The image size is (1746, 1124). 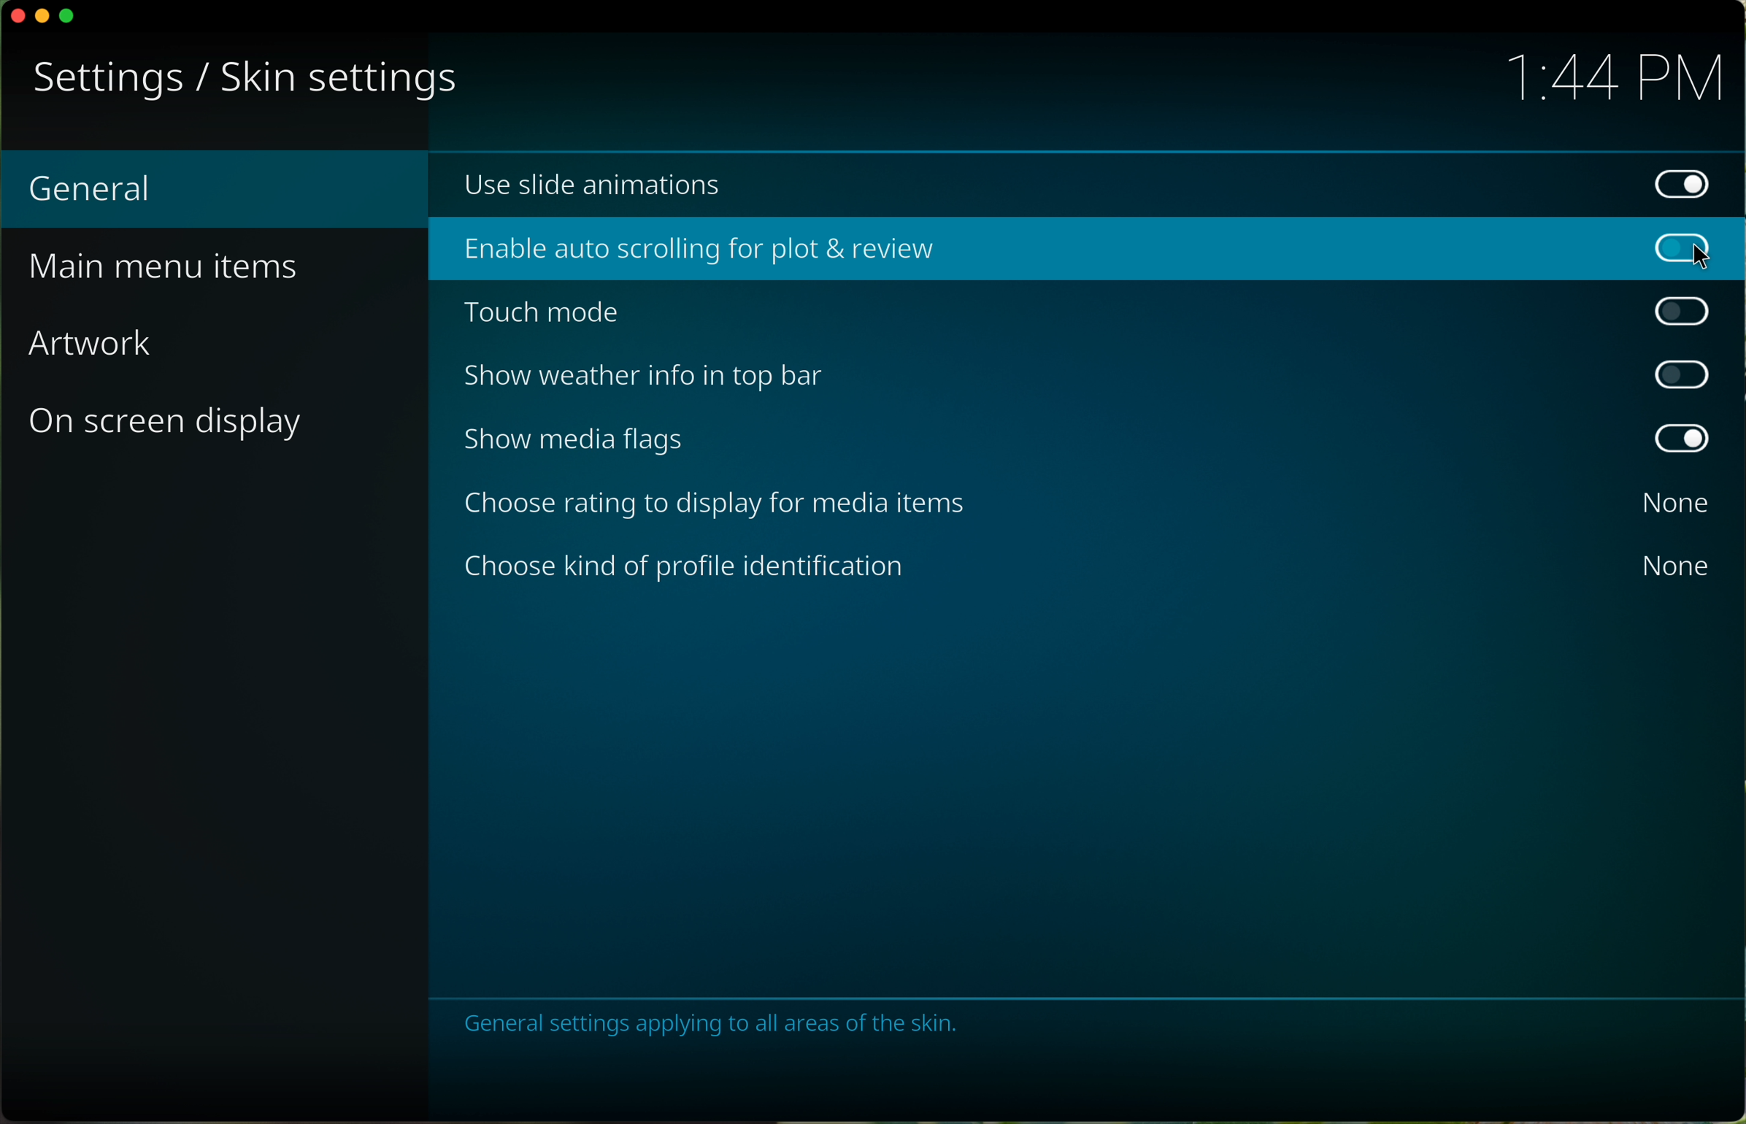 I want to click on disable show weather info in top bar, so click(x=1081, y=378).